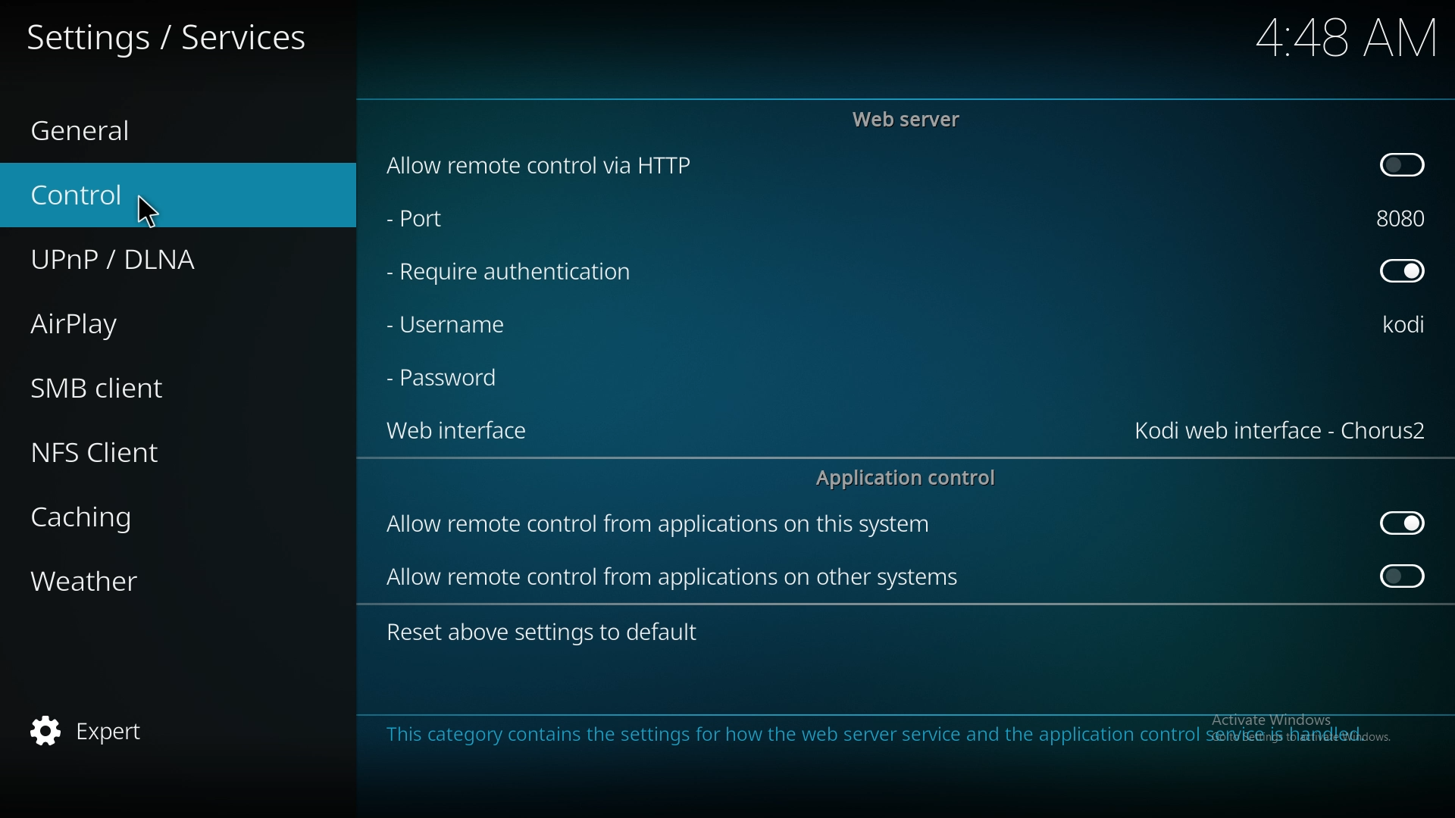 This screenshot has width=1455, height=818. I want to click on password, so click(453, 379).